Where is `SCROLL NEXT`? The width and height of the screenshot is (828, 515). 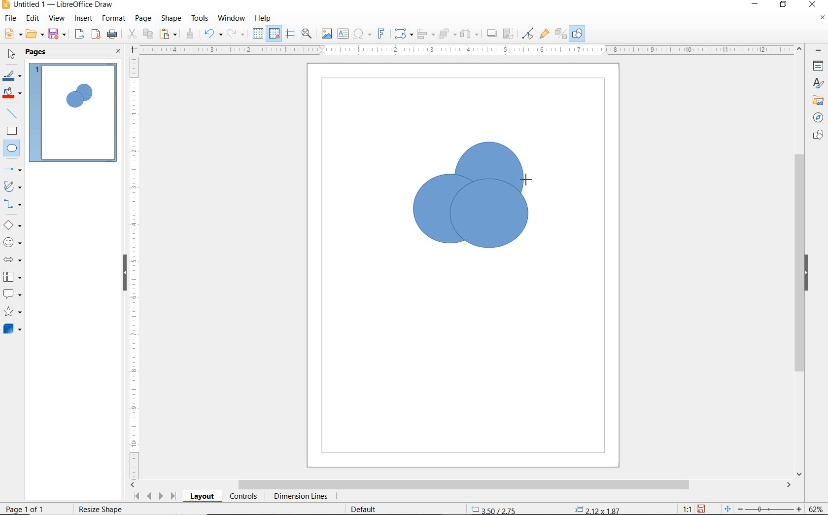
SCROLL NEXT is located at coordinates (154, 496).